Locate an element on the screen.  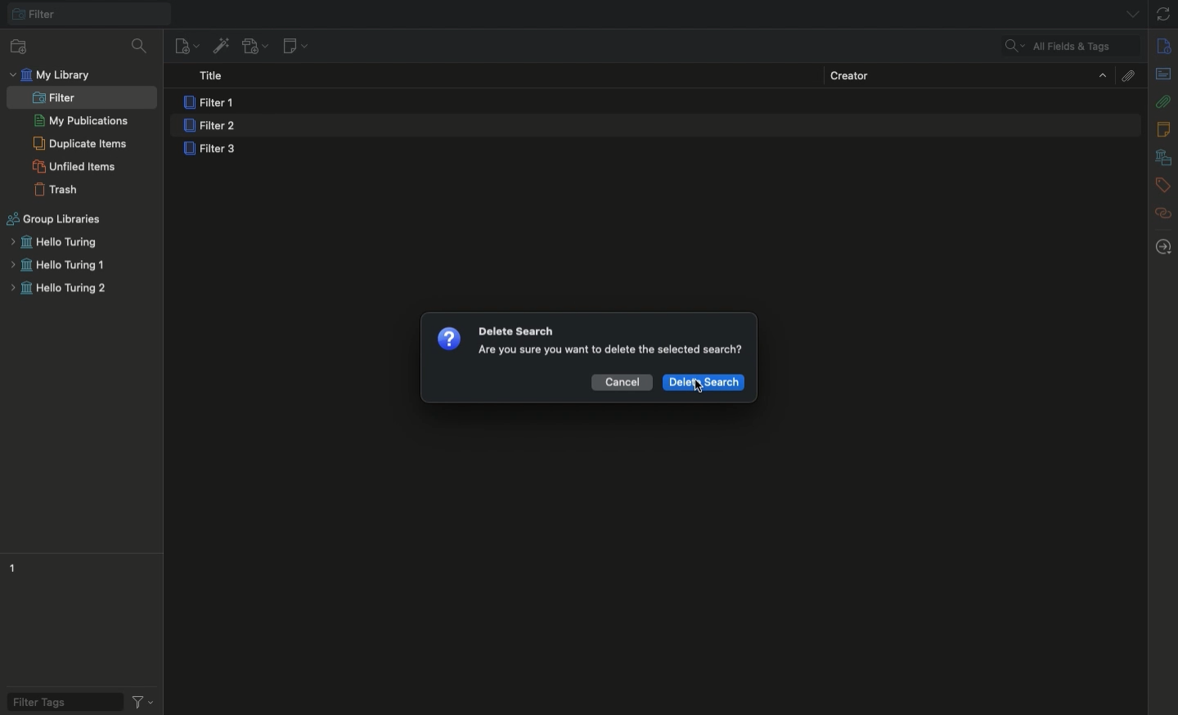
Filter collections is located at coordinates (142, 46).